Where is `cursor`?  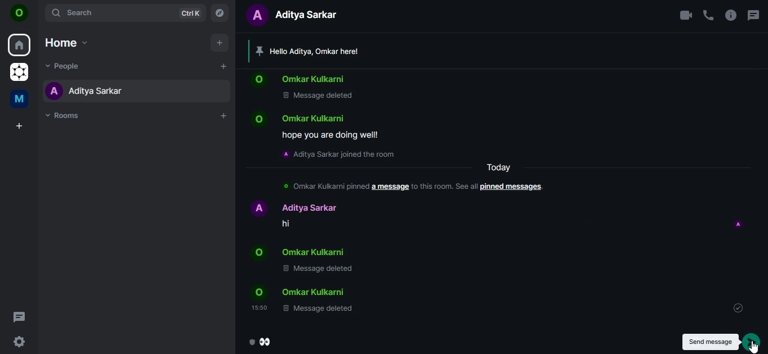 cursor is located at coordinates (754, 347).